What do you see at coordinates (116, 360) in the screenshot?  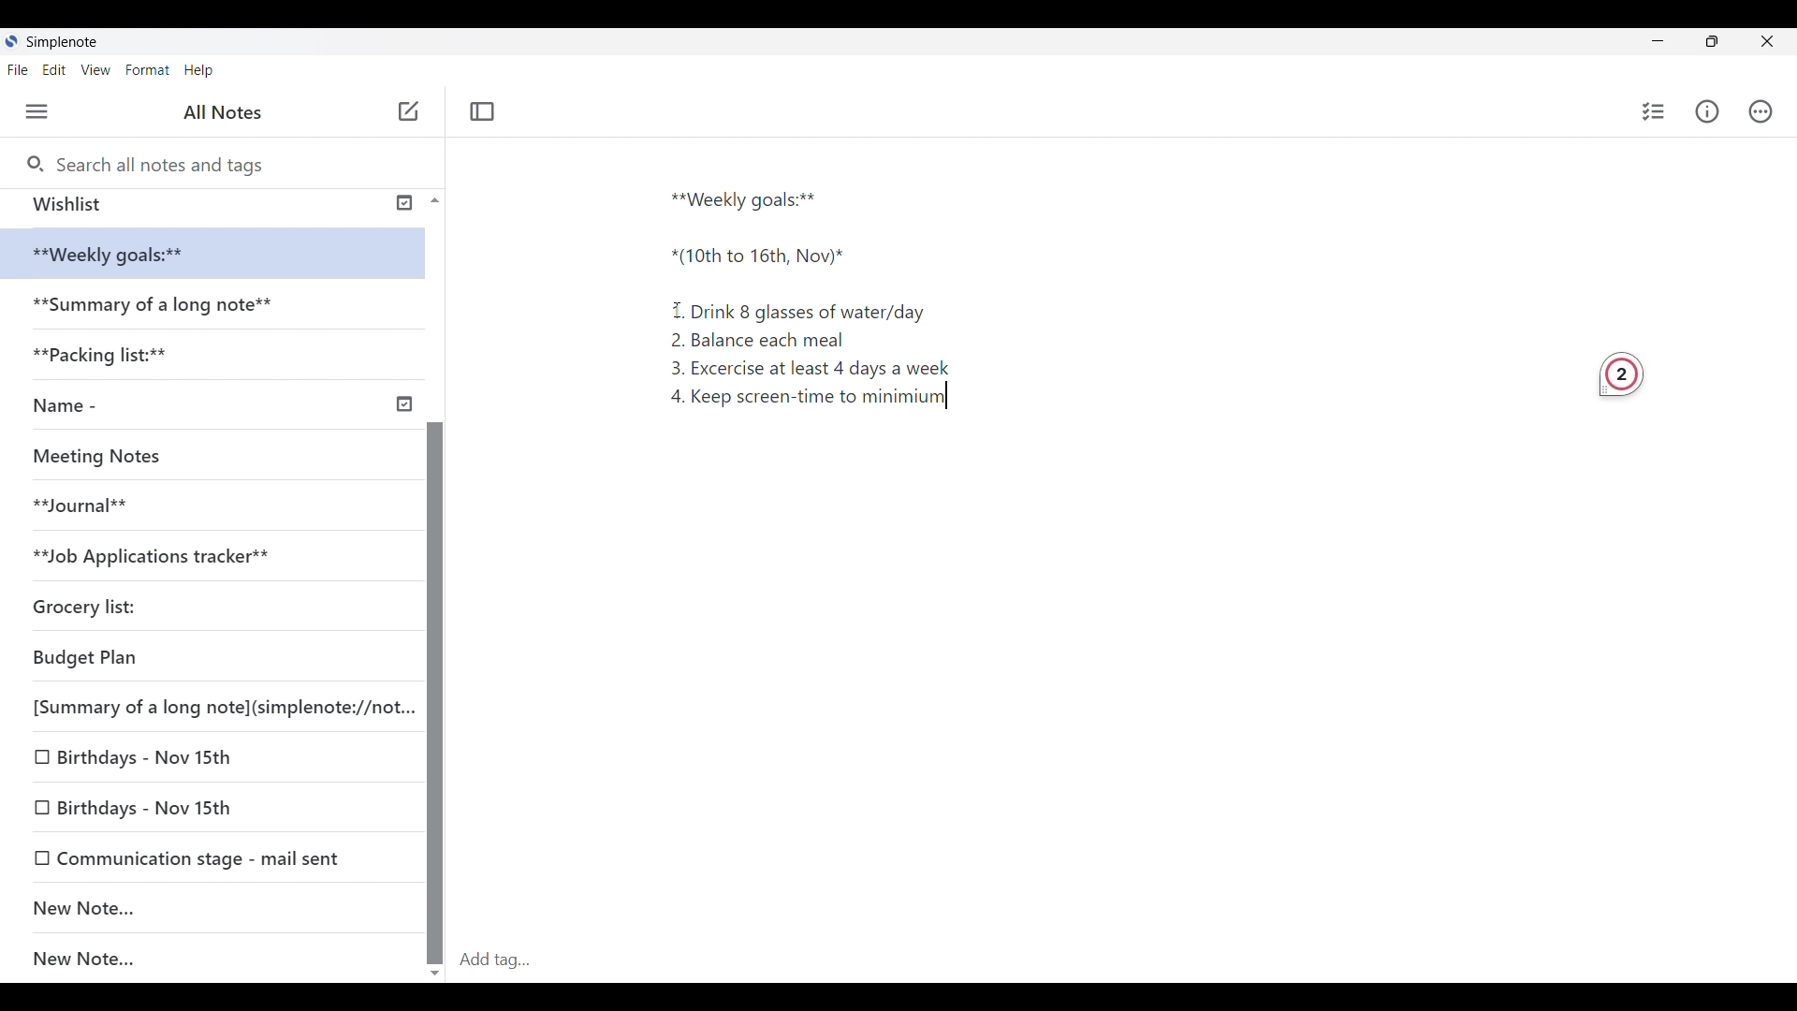 I see `**Packaging list:**` at bounding box center [116, 360].